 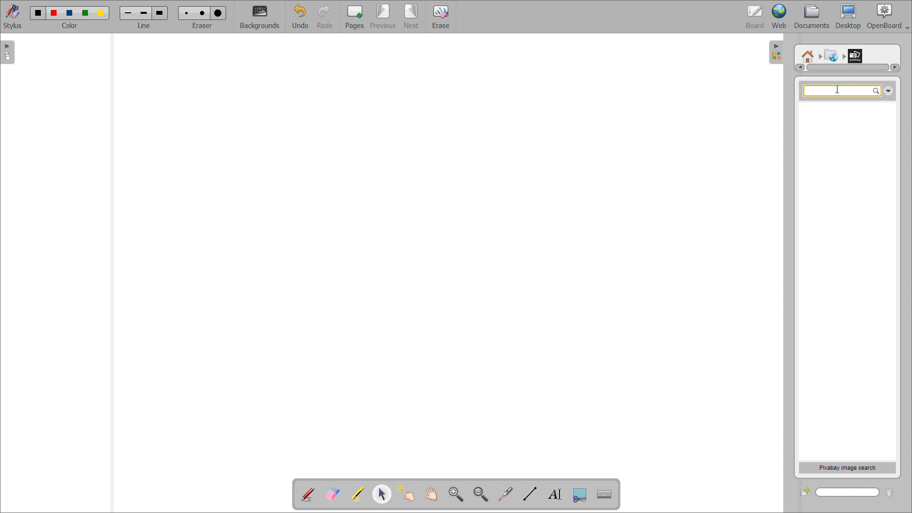 What do you see at coordinates (812, 17) in the screenshot?
I see `documents` at bounding box center [812, 17].